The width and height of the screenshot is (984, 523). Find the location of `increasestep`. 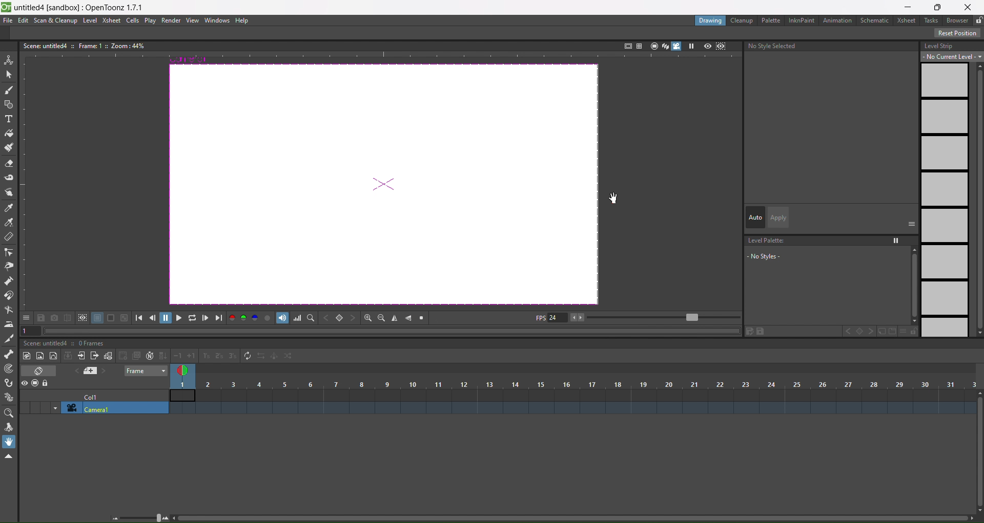

increasestep is located at coordinates (204, 355).